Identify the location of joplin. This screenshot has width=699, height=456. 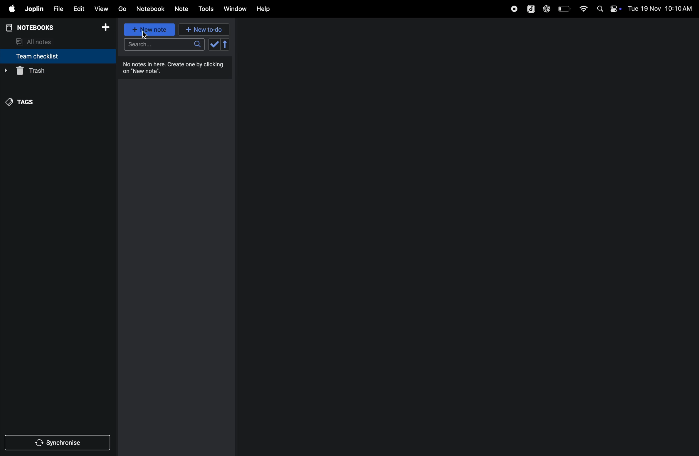
(35, 9).